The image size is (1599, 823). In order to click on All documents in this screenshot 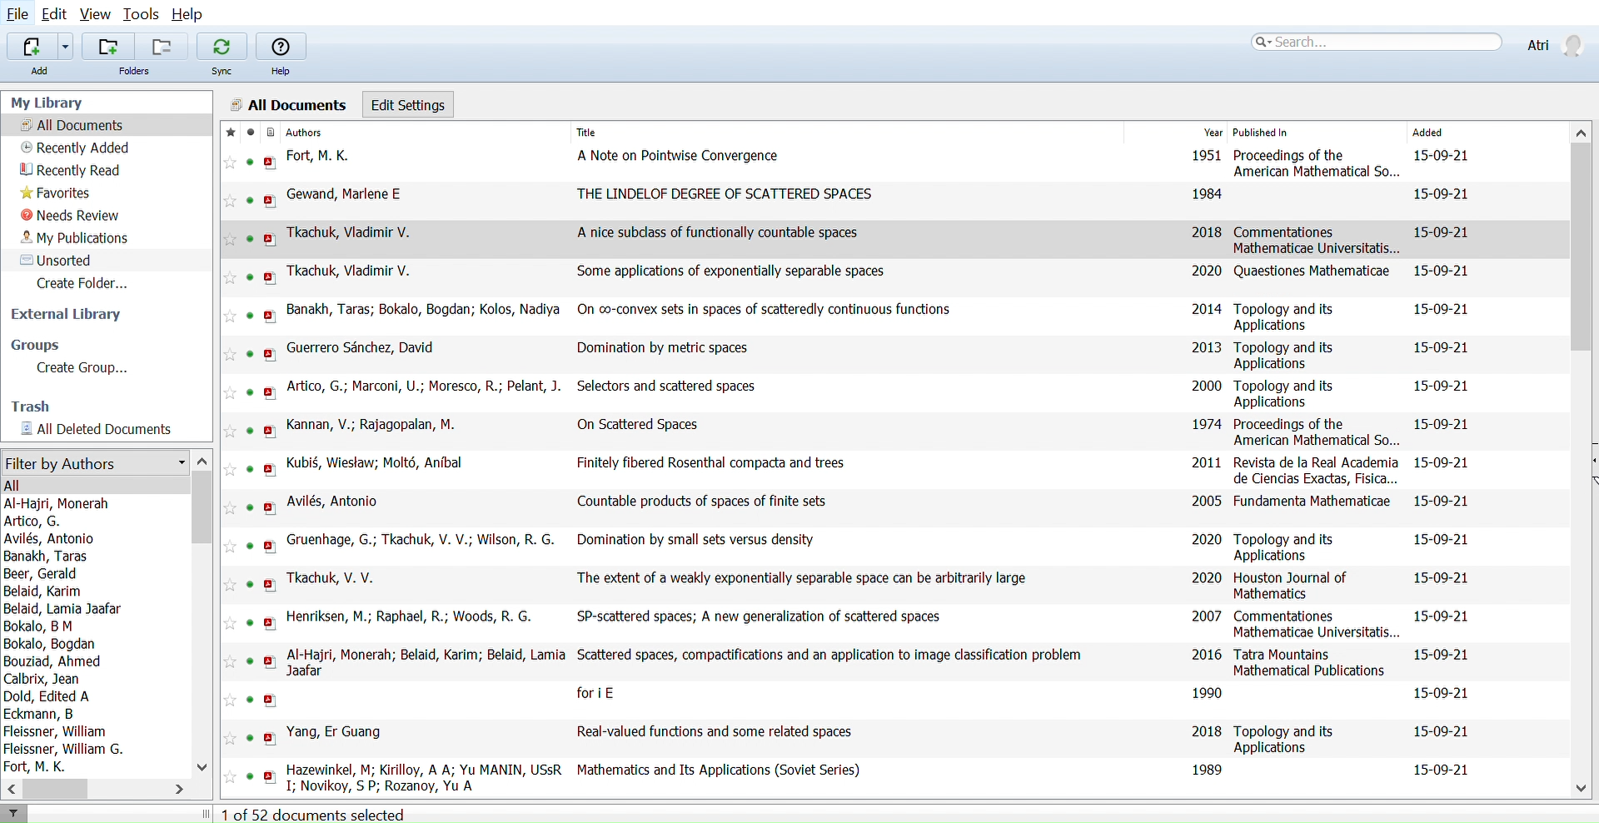, I will do `click(72, 125)`.